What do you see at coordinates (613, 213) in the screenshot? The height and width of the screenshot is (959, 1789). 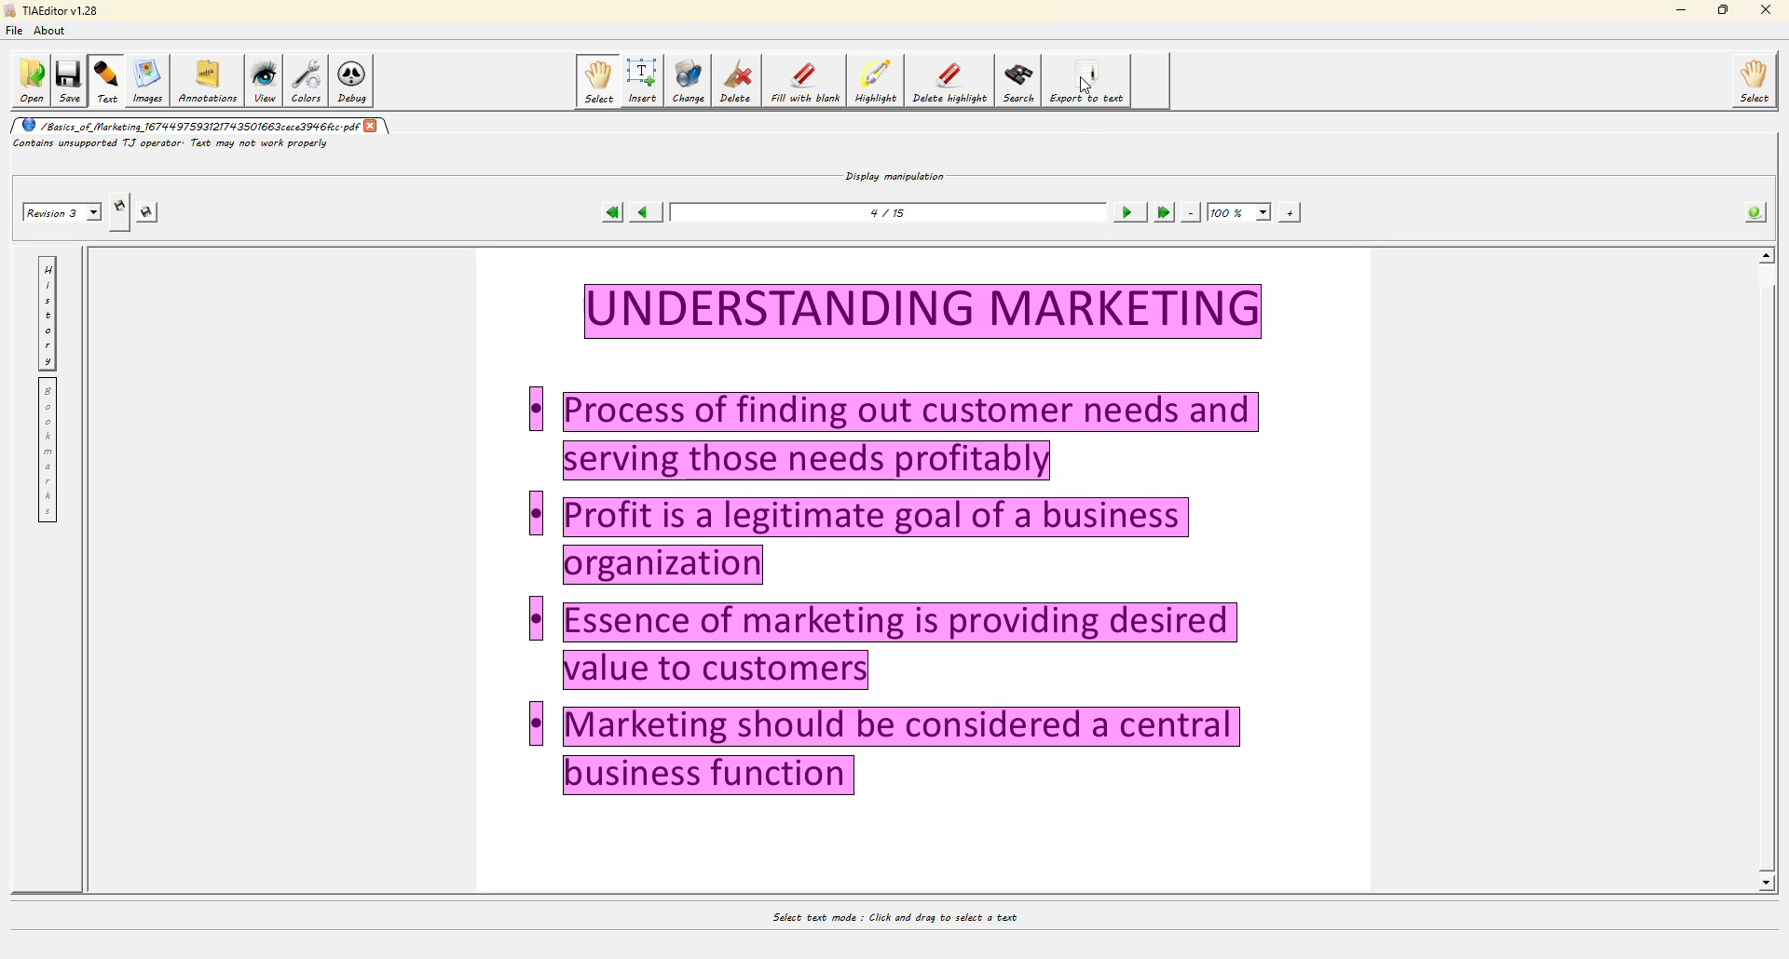 I see `first page` at bounding box center [613, 213].